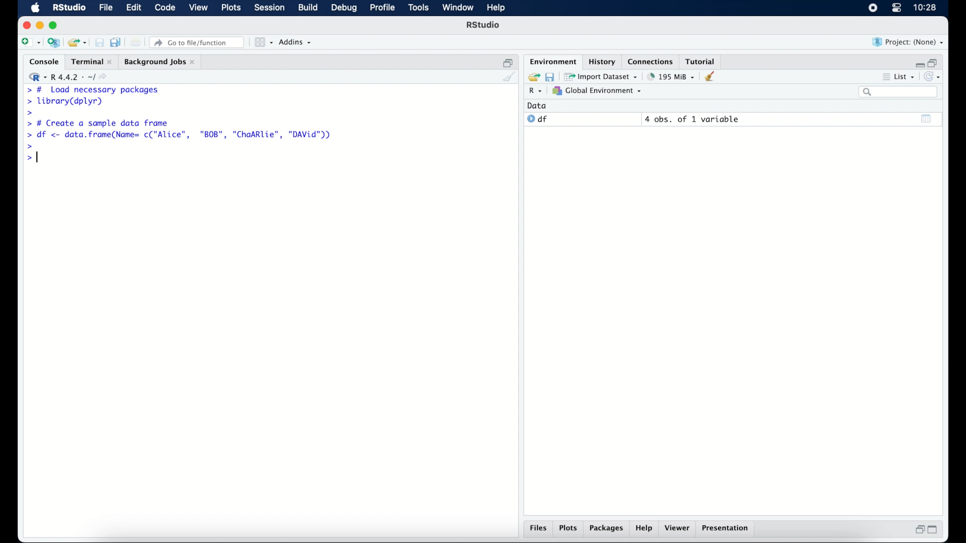 This screenshot has height=543, width=966. I want to click on save, so click(99, 42).